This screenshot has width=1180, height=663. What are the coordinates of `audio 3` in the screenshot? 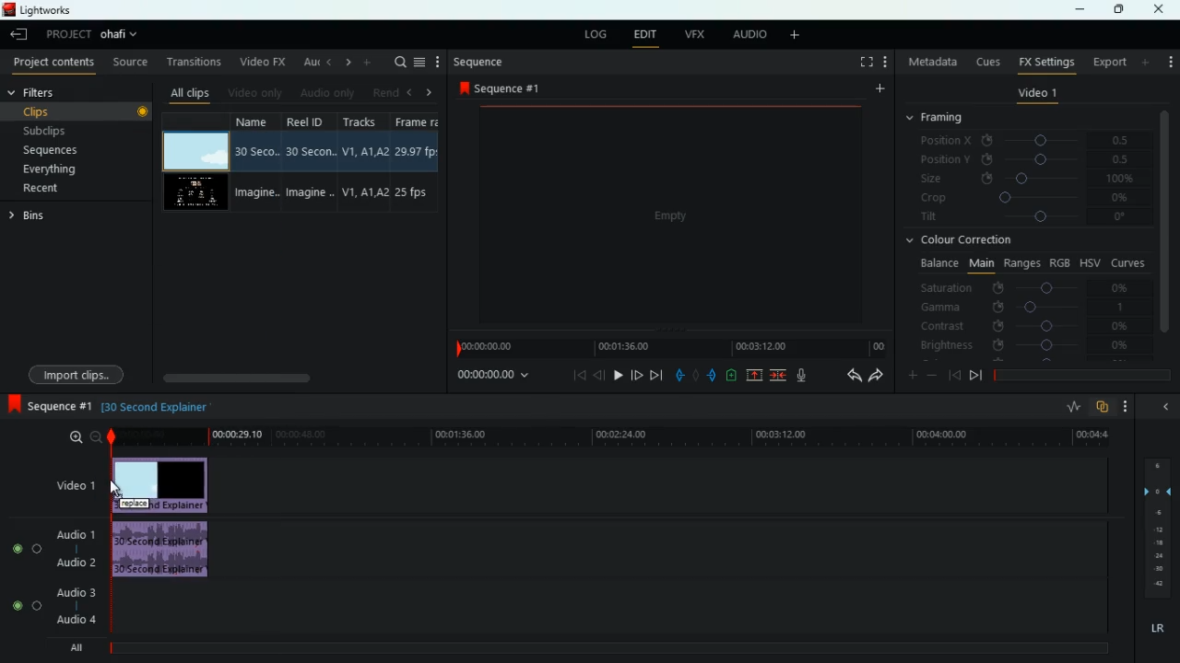 It's located at (71, 591).